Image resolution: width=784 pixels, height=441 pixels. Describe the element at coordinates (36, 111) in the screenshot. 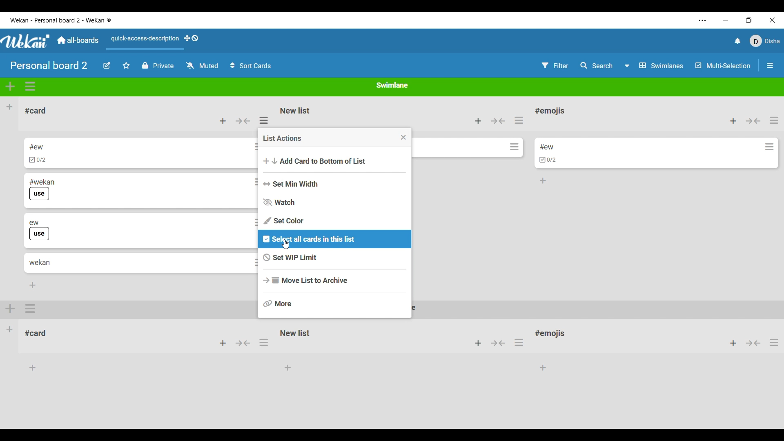

I see `List name` at that location.